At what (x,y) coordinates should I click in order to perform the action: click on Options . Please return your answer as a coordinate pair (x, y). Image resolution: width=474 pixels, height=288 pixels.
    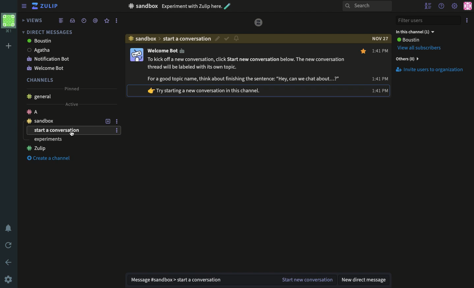
    Looking at the image, I should click on (468, 19).